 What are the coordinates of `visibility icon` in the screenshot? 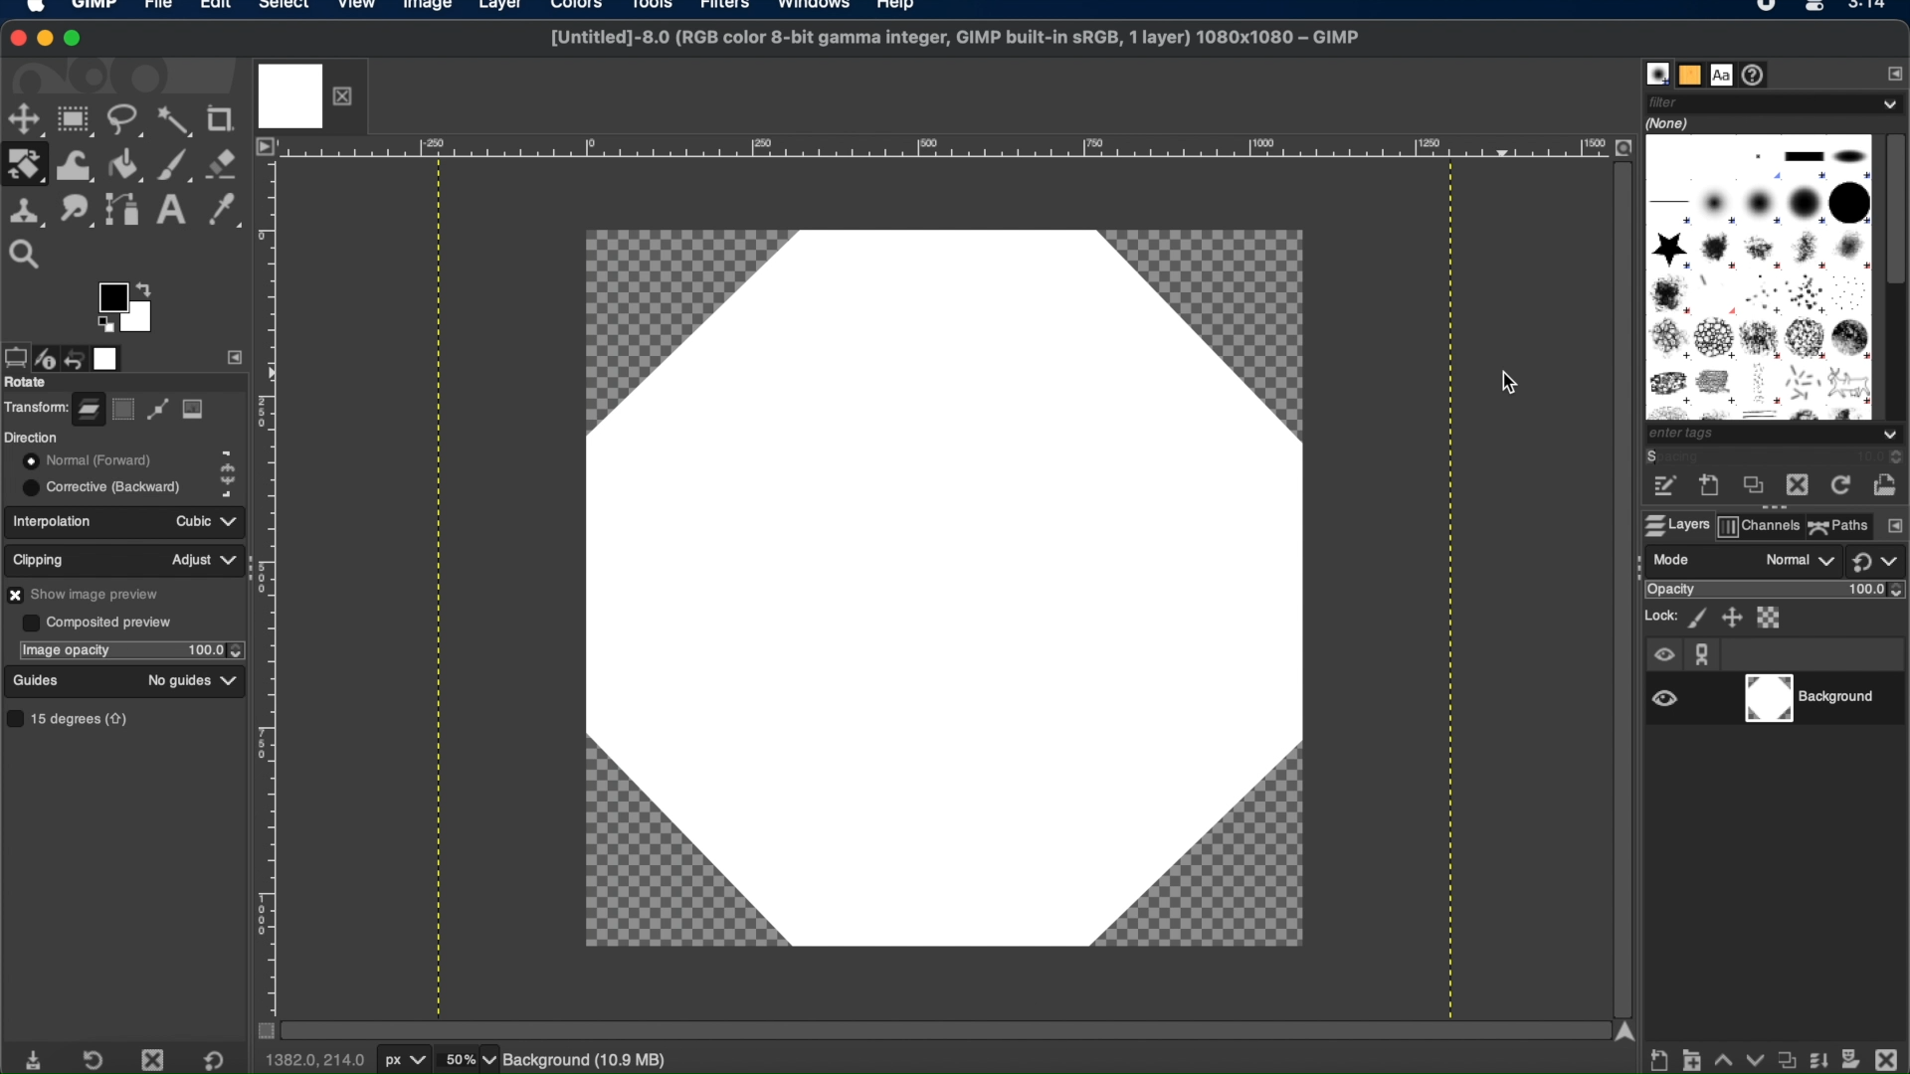 It's located at (1663, 656).